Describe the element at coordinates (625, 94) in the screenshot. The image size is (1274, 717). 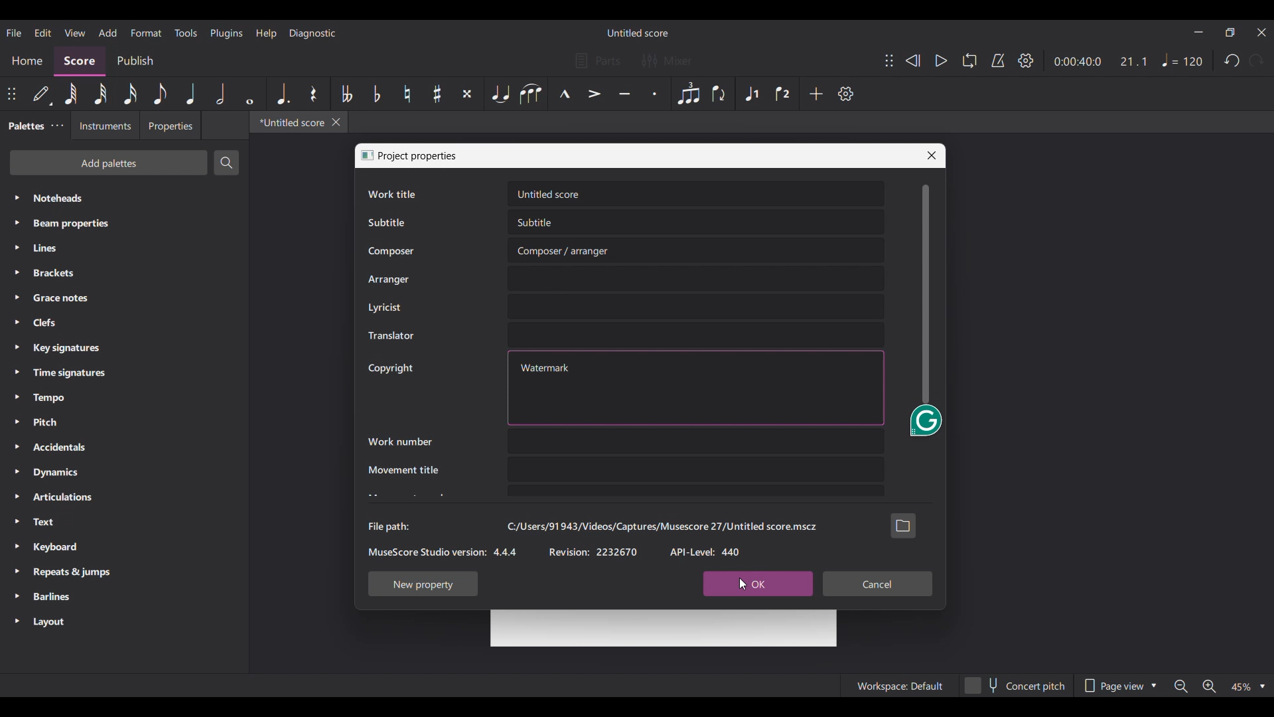
I see `Tenuto` at that location.